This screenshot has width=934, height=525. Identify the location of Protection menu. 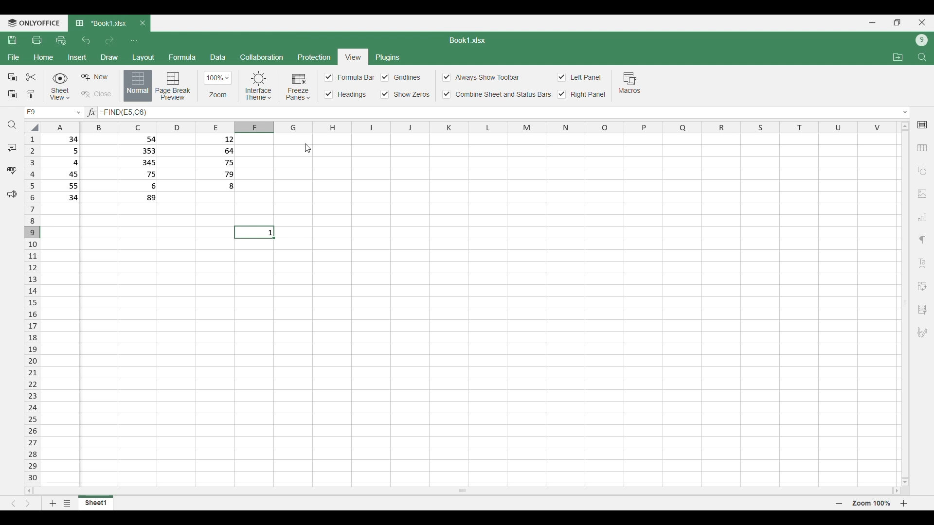
(314, 57).